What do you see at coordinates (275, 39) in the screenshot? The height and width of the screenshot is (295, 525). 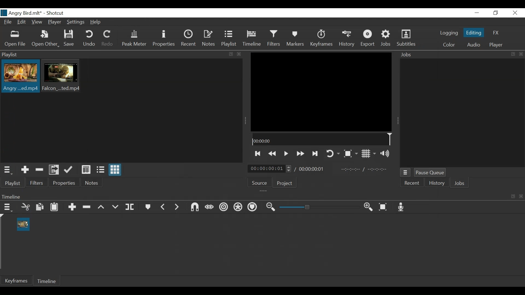 I see `Filters` at bounding box center [275, 39].